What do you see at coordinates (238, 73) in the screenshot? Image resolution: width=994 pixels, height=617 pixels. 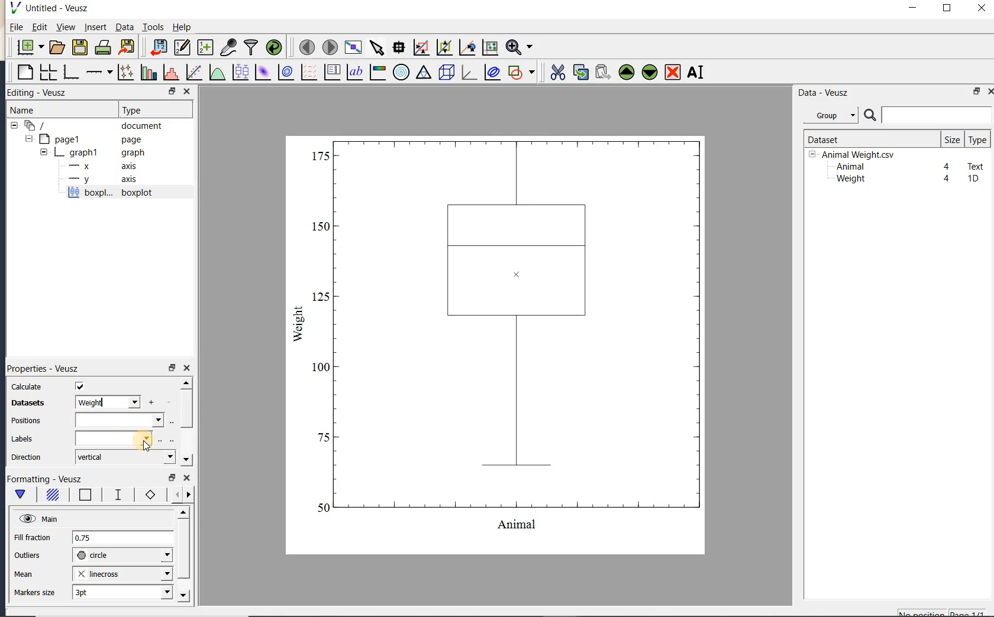 I see `plot box plots` at bounding box center [238, 73].